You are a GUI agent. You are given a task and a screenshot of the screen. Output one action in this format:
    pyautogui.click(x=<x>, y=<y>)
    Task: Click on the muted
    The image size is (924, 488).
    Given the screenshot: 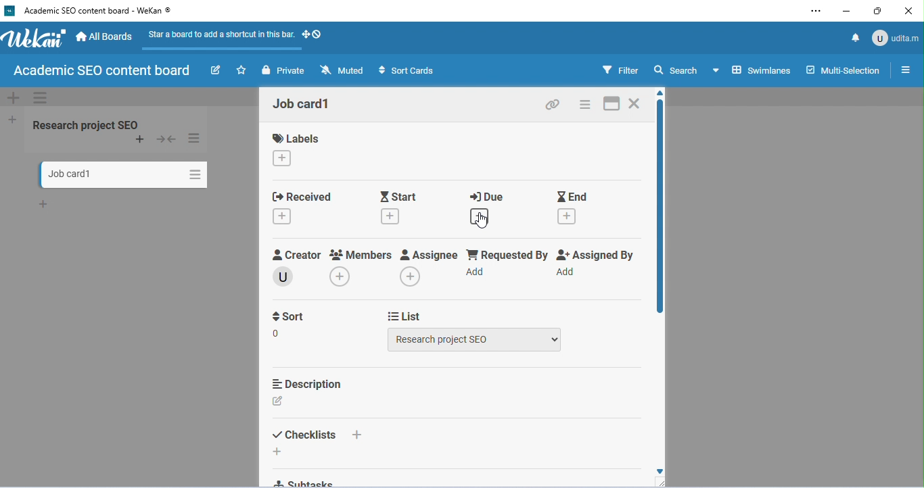 What is the action you would take?
    pyautogui.click(x=343, y=70)
    